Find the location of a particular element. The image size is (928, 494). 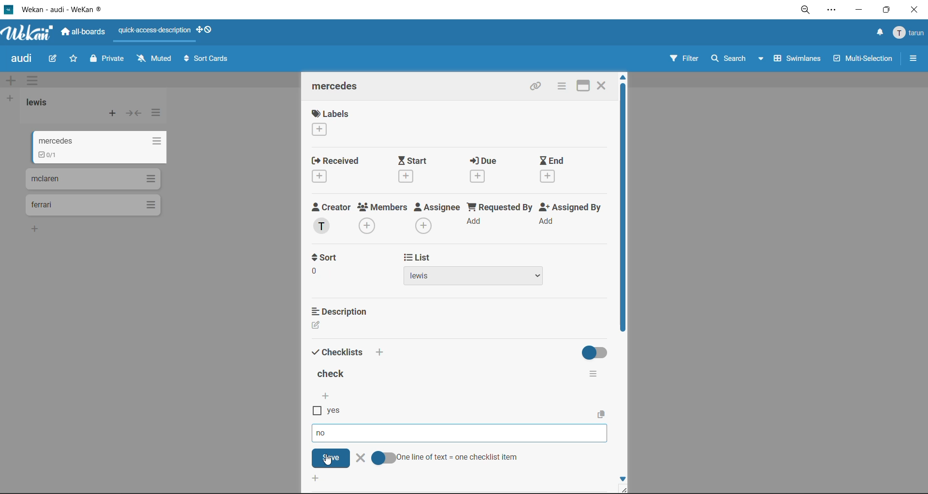

clear checklist option is located at coordinates (360, 459).